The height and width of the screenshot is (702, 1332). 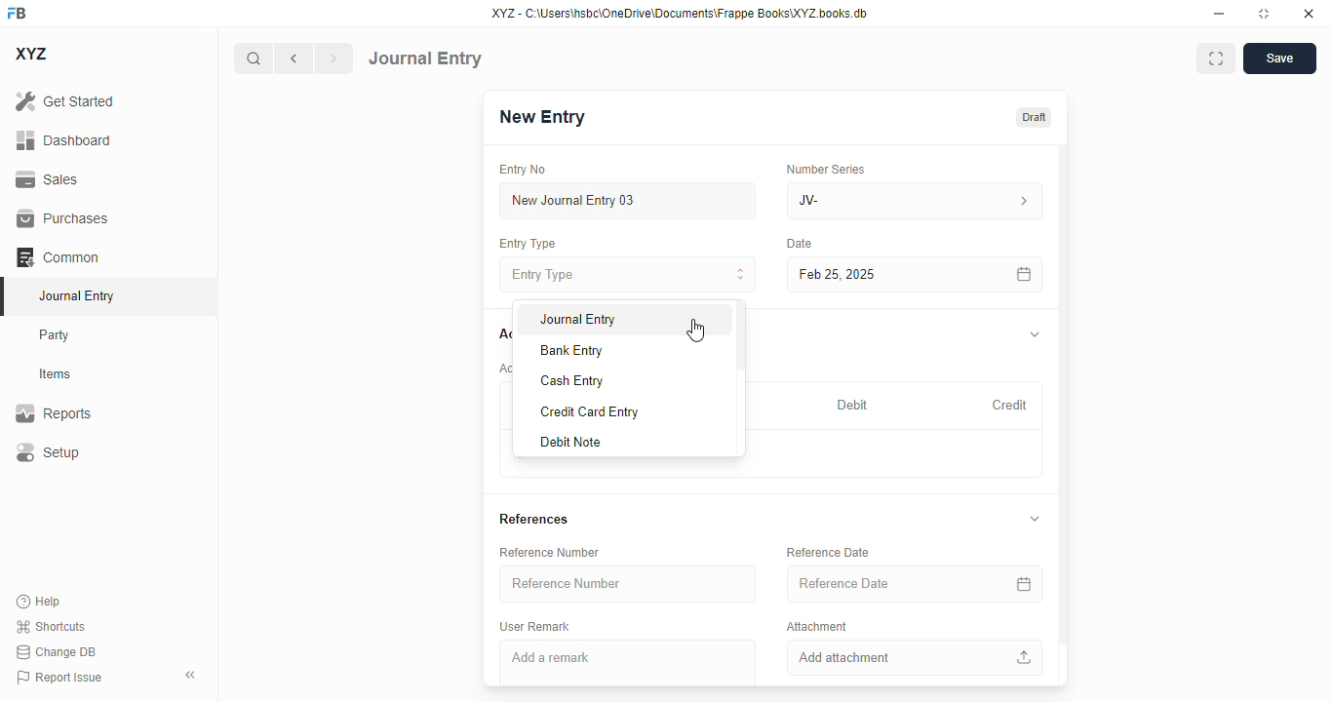 What do you see at coordinates (549, 552) in the screenshot?
I see `reference number` at bounding box center [549, 552].